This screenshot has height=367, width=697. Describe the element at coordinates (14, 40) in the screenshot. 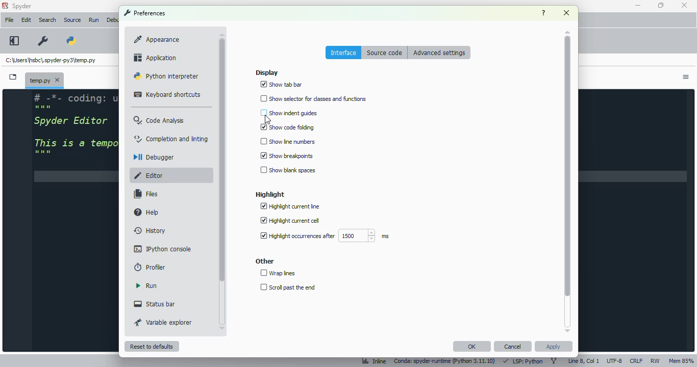

I see `maximize current pane` at that location.